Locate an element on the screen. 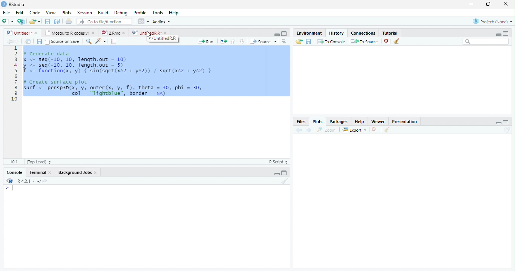 This screenshot has height=271, width=515. close is located at coordinates (93, 33).